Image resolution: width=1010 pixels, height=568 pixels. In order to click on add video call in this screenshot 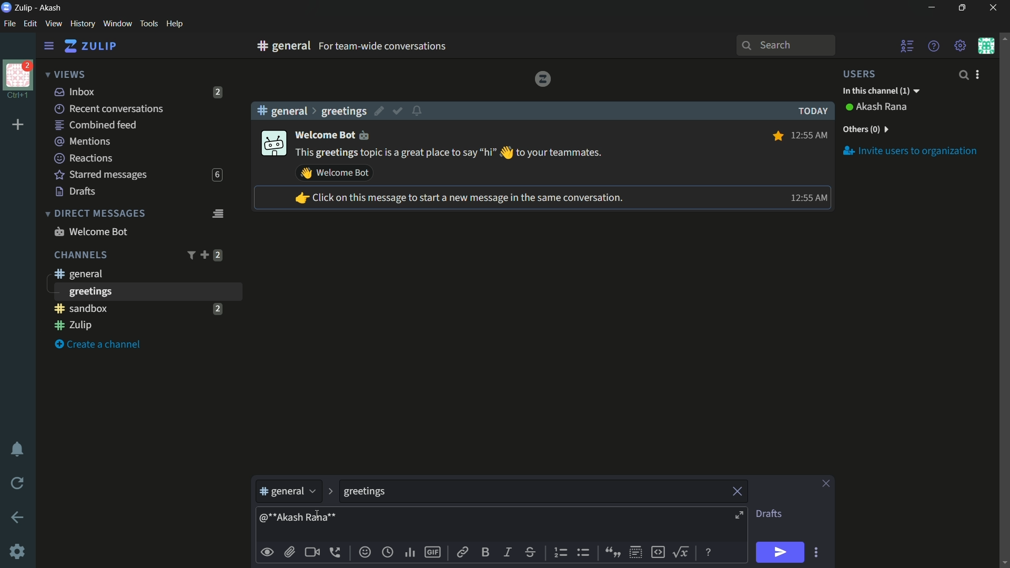, I will do `click(312, 552)`.